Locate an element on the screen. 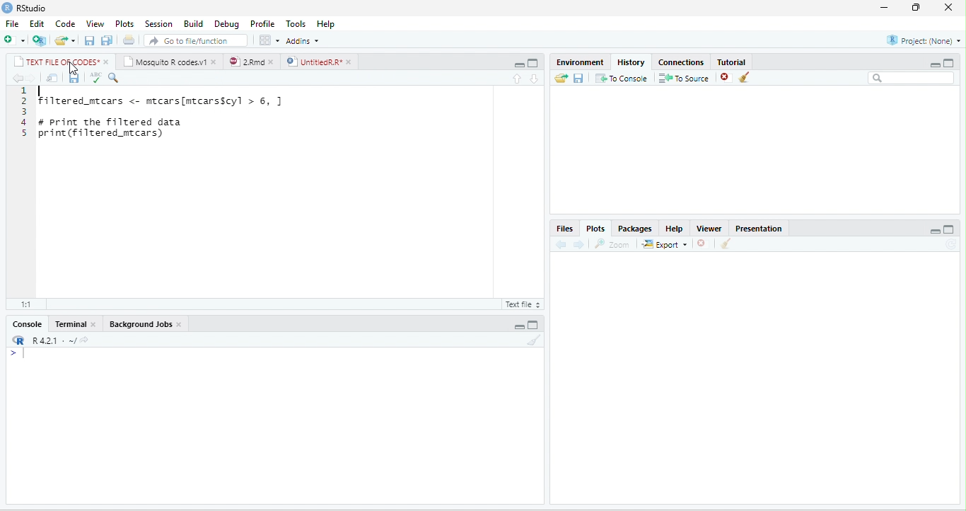 This screenshot has width=966, height=511. search bar is located at coordinates (911, 78).